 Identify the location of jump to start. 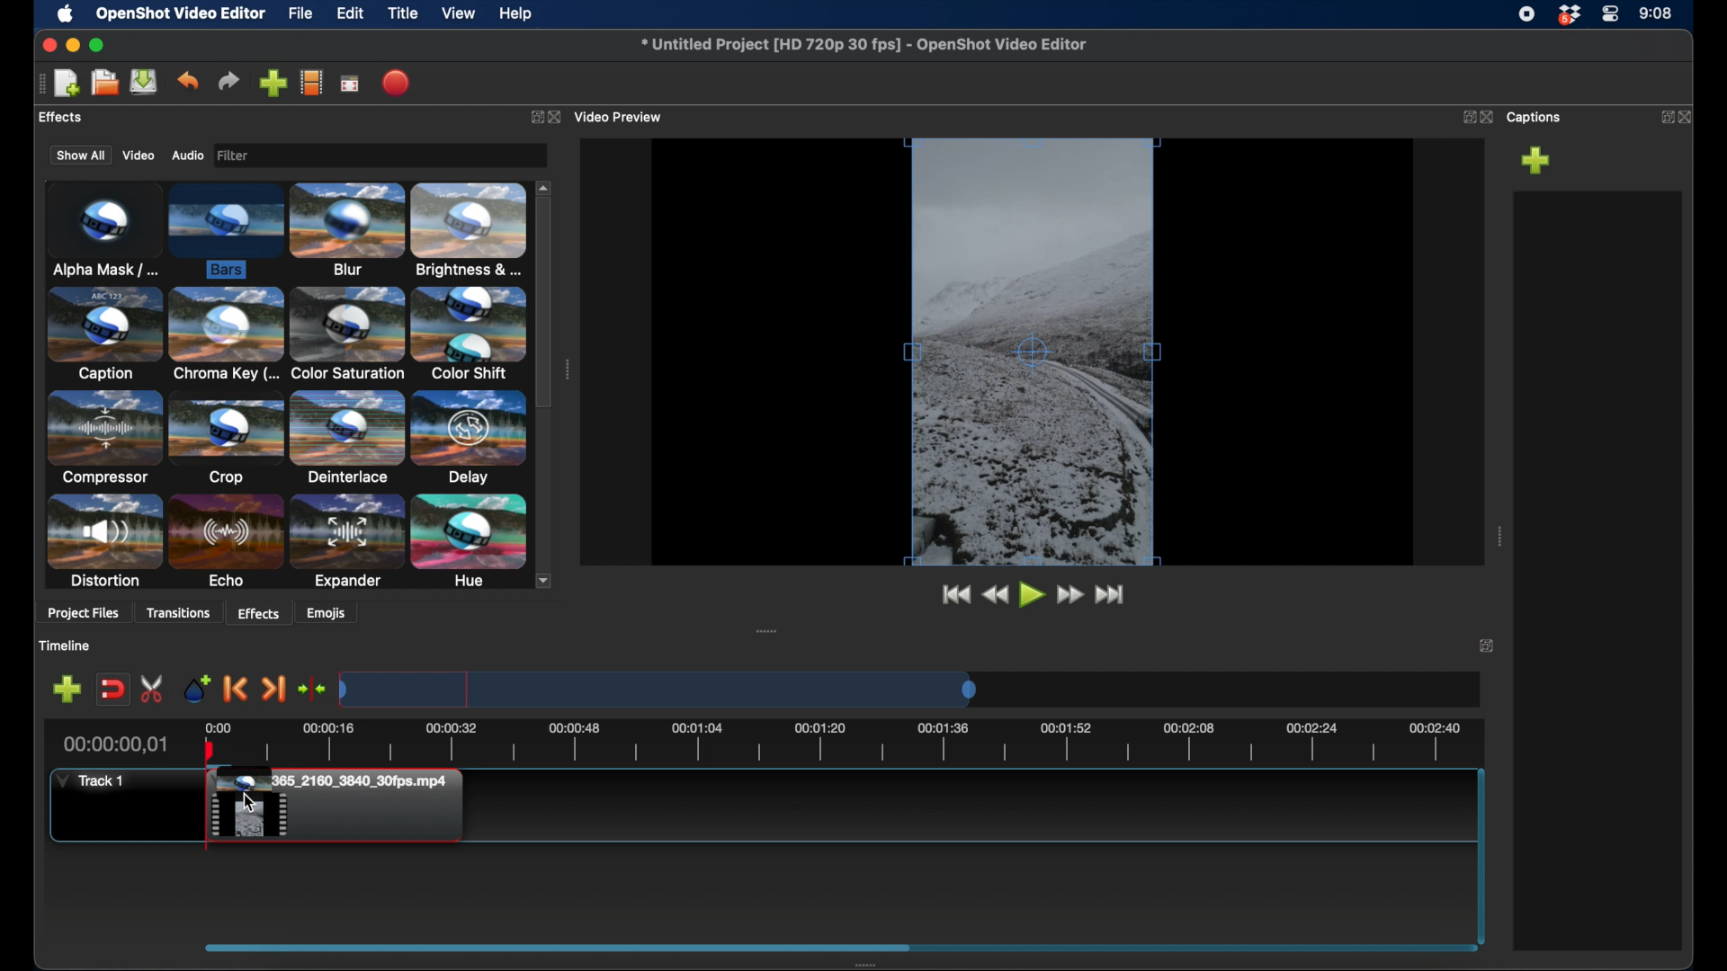
(953, 594).